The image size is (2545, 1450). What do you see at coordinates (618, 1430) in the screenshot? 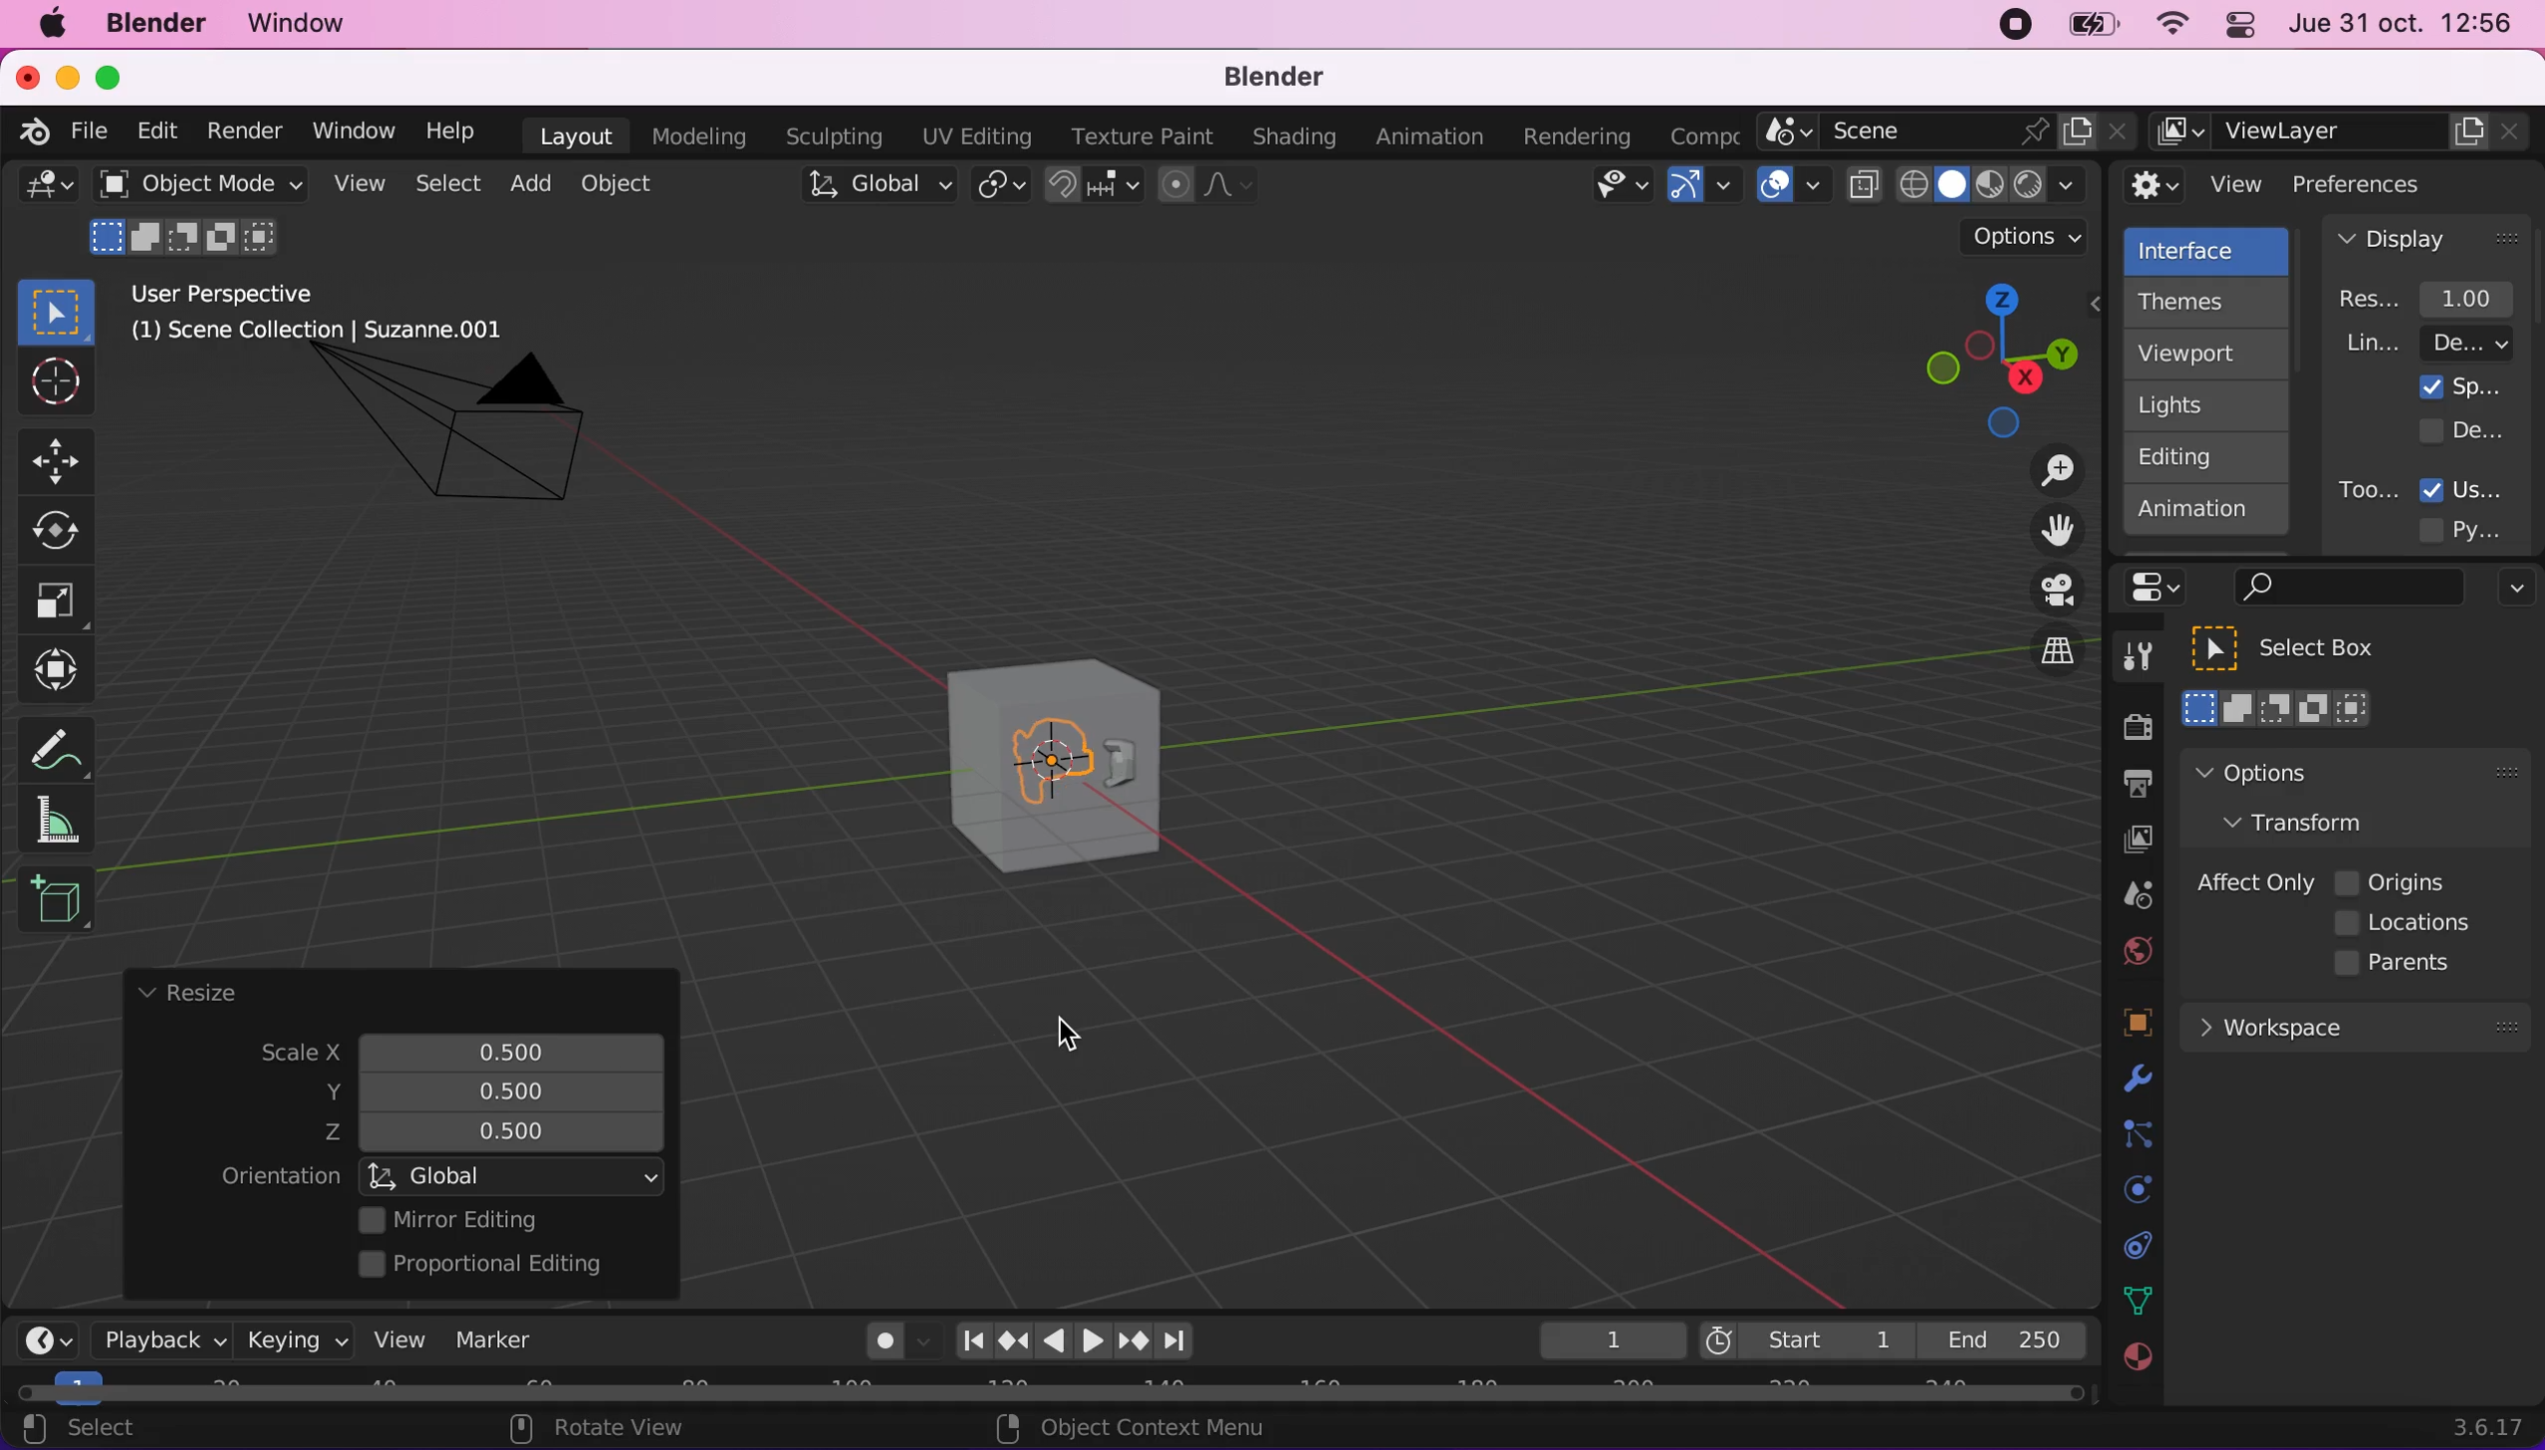
I see `rotate view` at bounding box center [618, 1430].